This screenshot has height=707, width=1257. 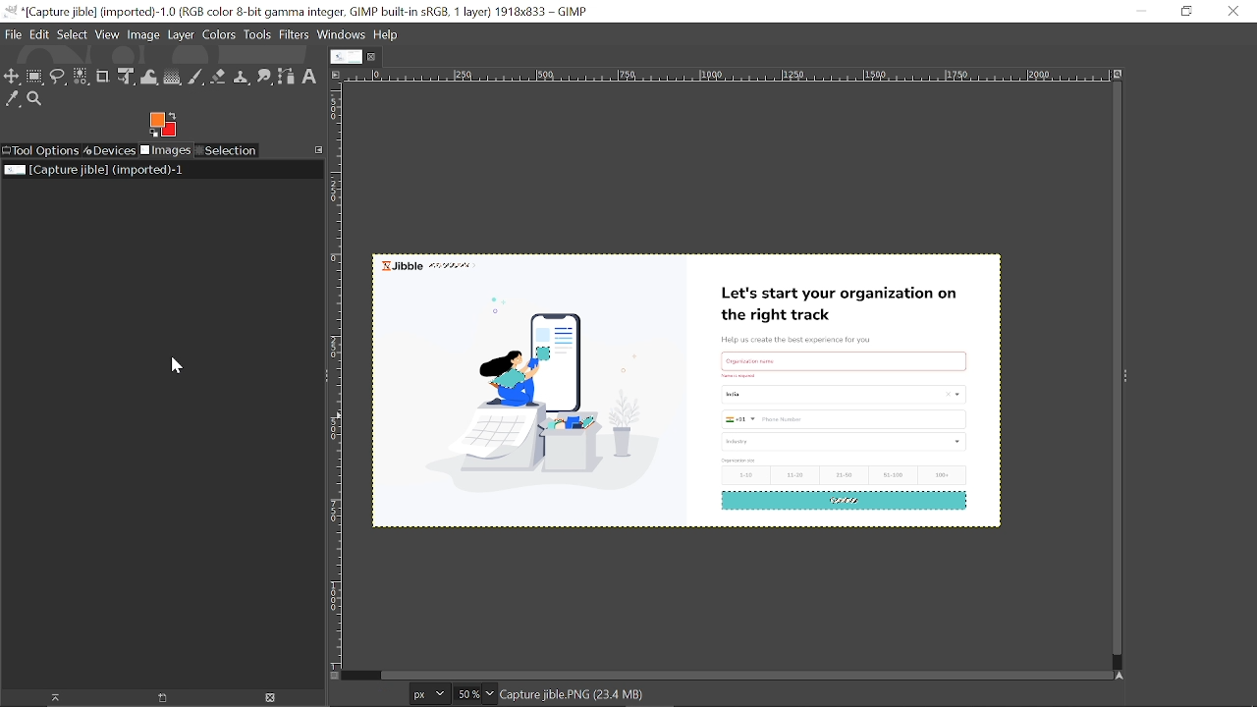 What do you see at coordinates (241, 77) in the screenshot?
I see `Clone tool` at bounding box center [241, 77].